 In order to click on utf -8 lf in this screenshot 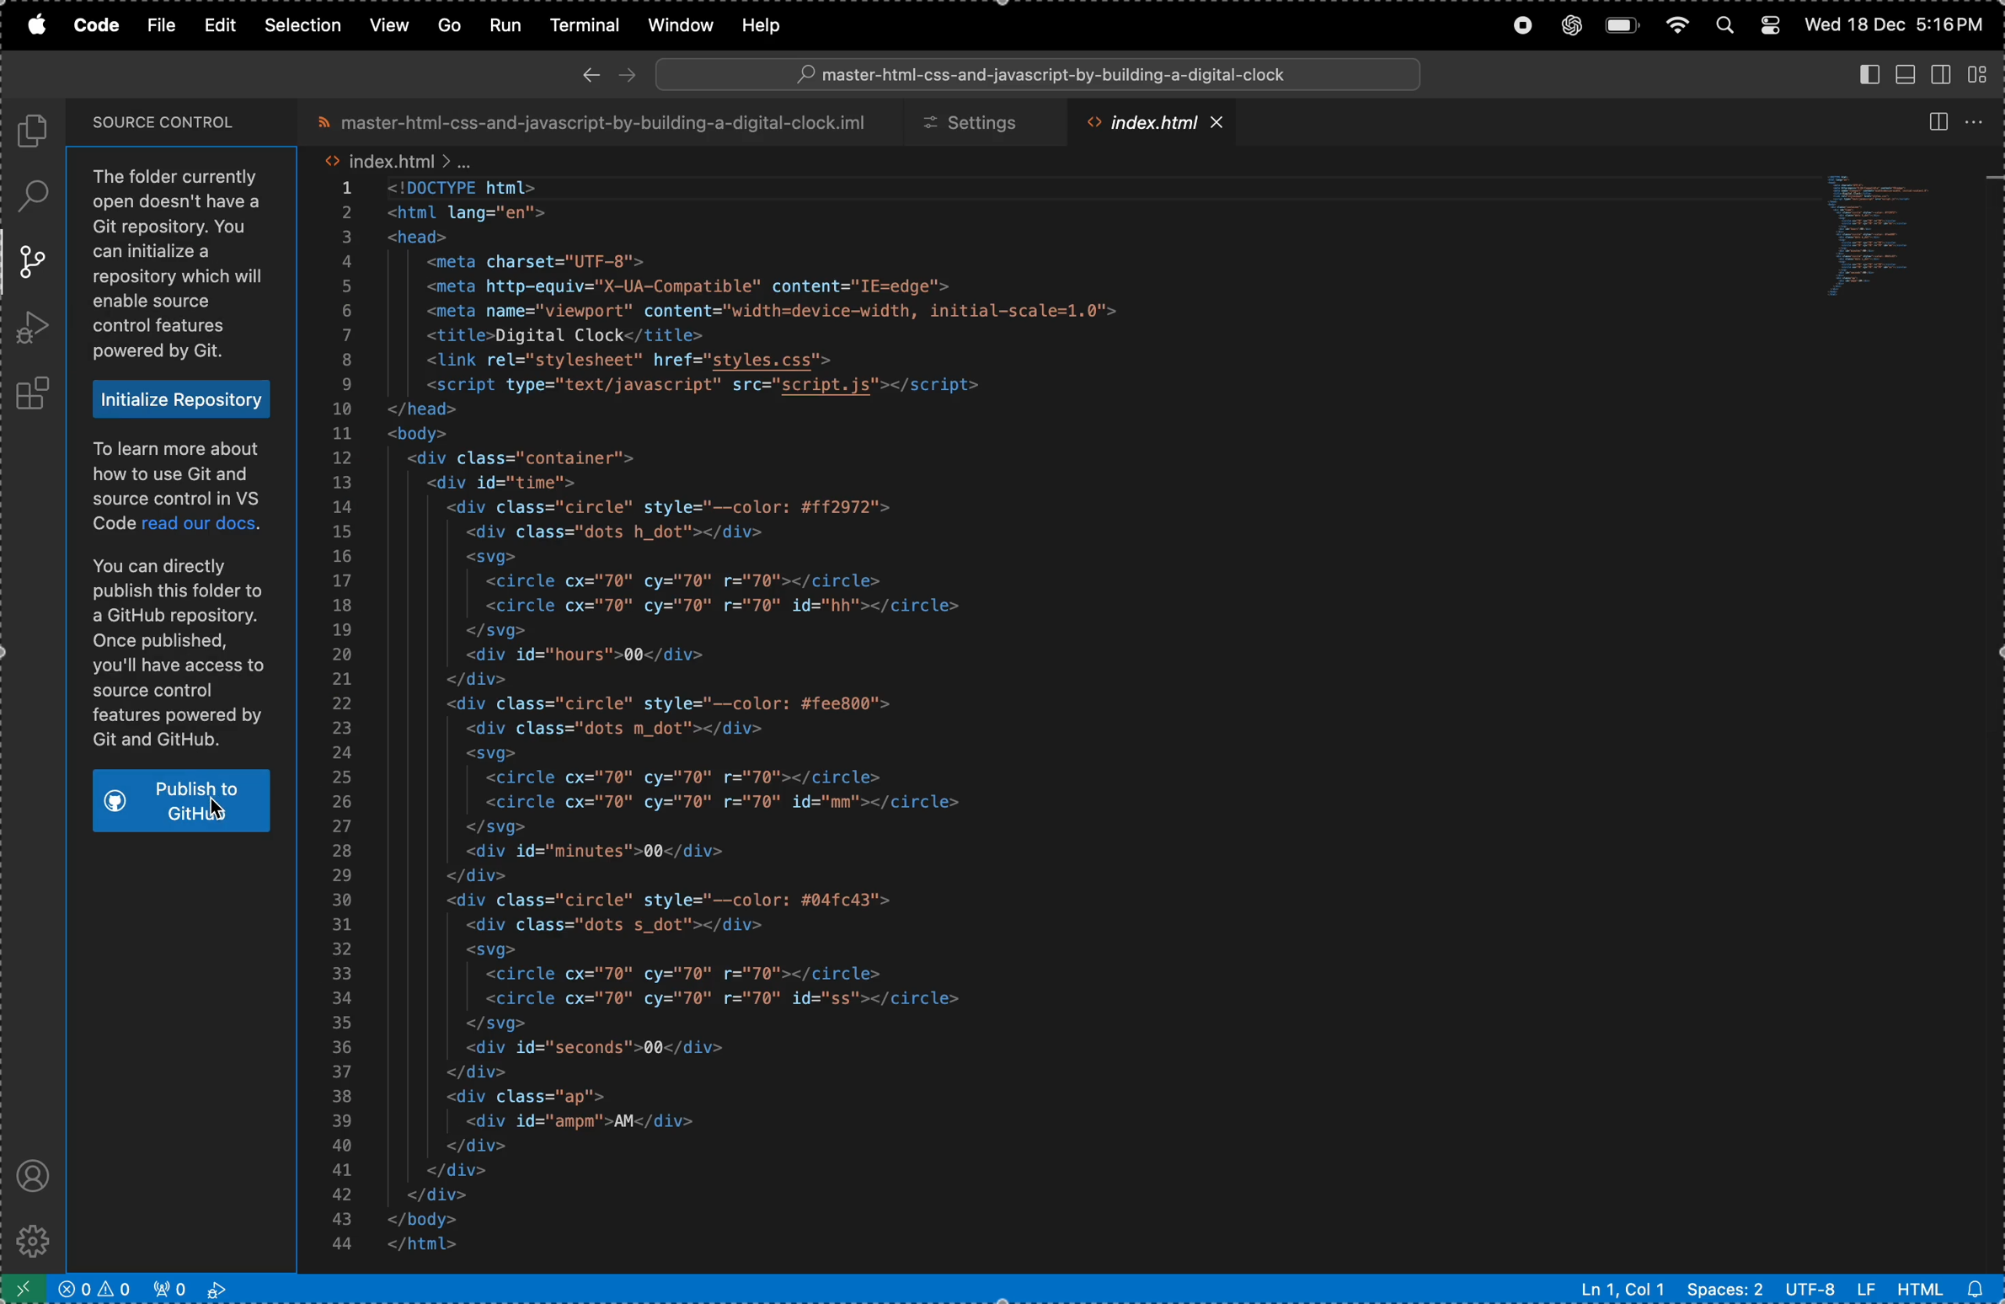, I will do `click(1829, 1289)`.